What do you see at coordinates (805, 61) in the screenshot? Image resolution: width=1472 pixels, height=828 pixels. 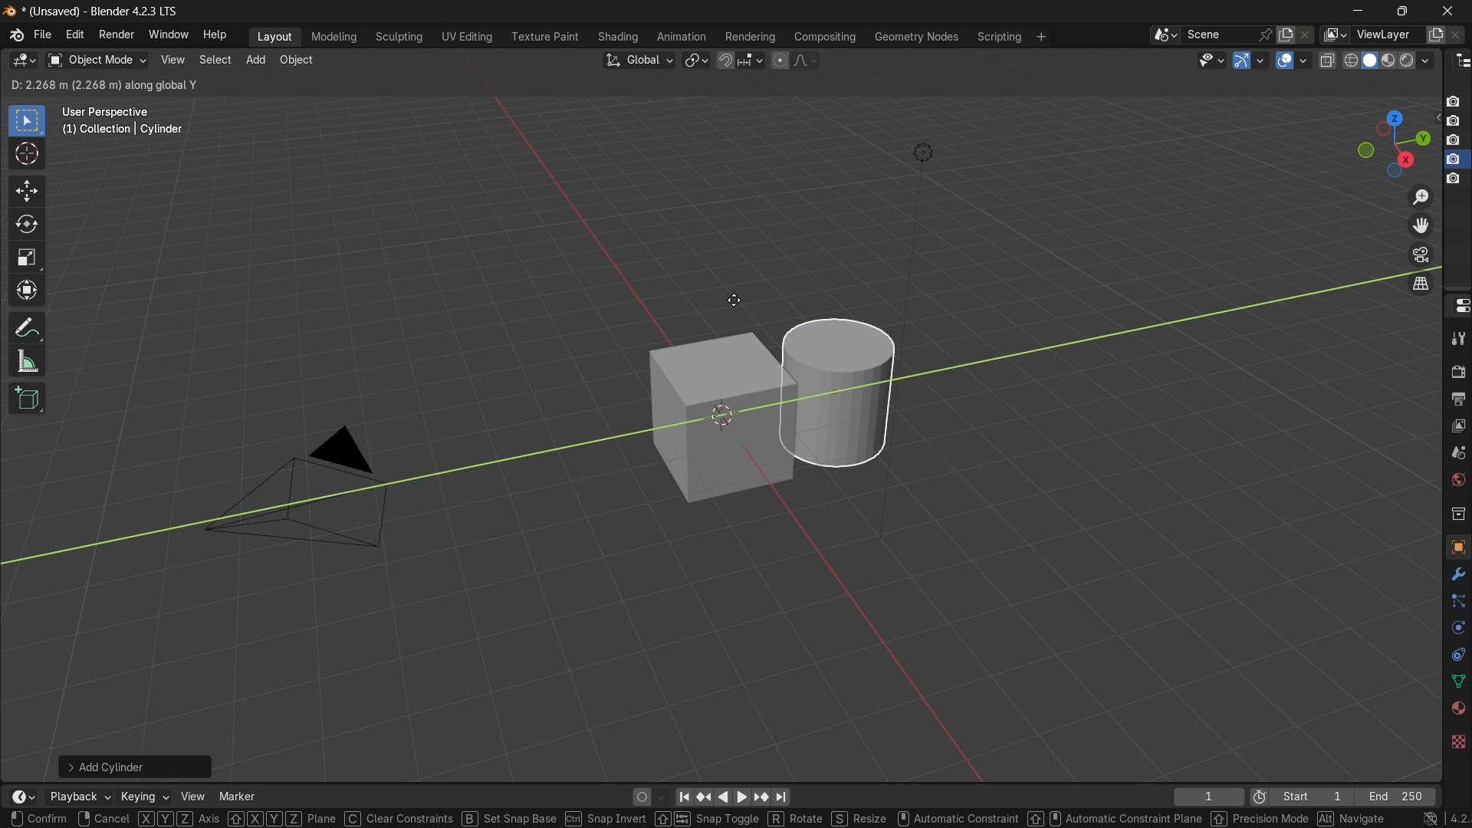 I see `proportional editing falloff` at bounding box center [805, 61].